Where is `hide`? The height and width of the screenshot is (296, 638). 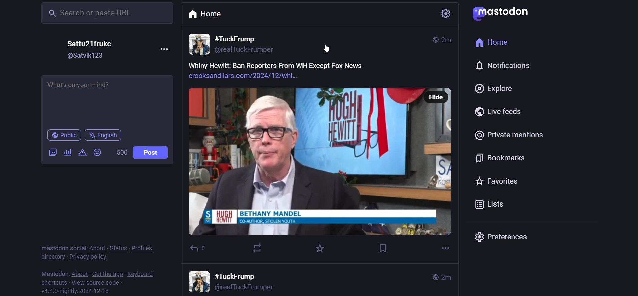 hide is located at coordinates (436, 97).